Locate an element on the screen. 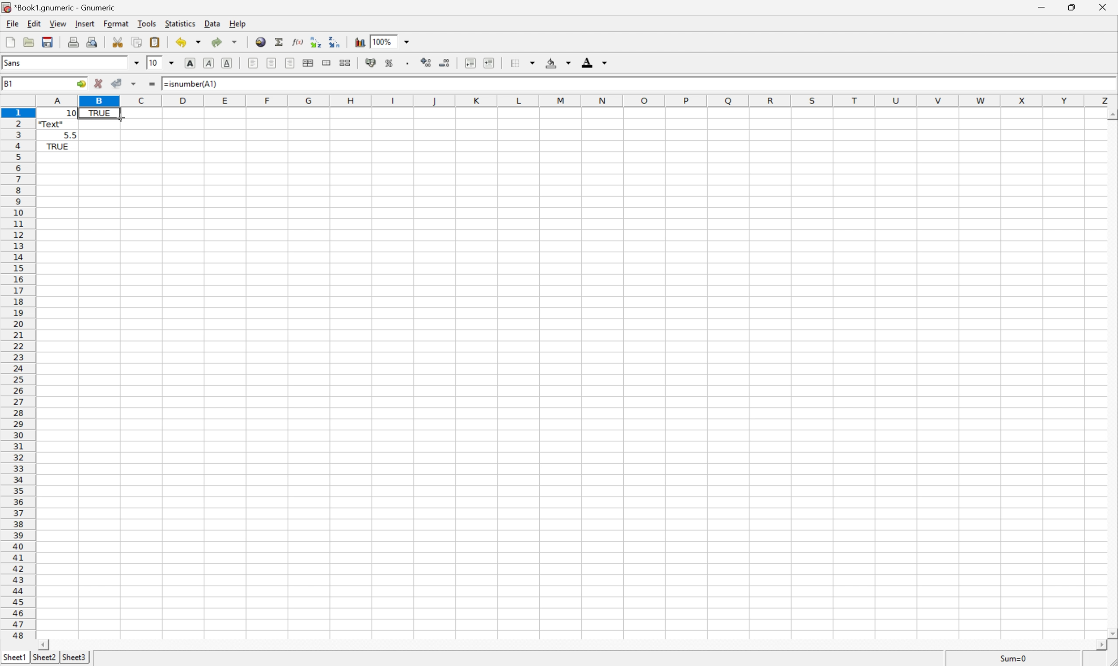 The height and width of the screenshot is (666, 1118). Sheet1 is located at coordinates (13, 658).